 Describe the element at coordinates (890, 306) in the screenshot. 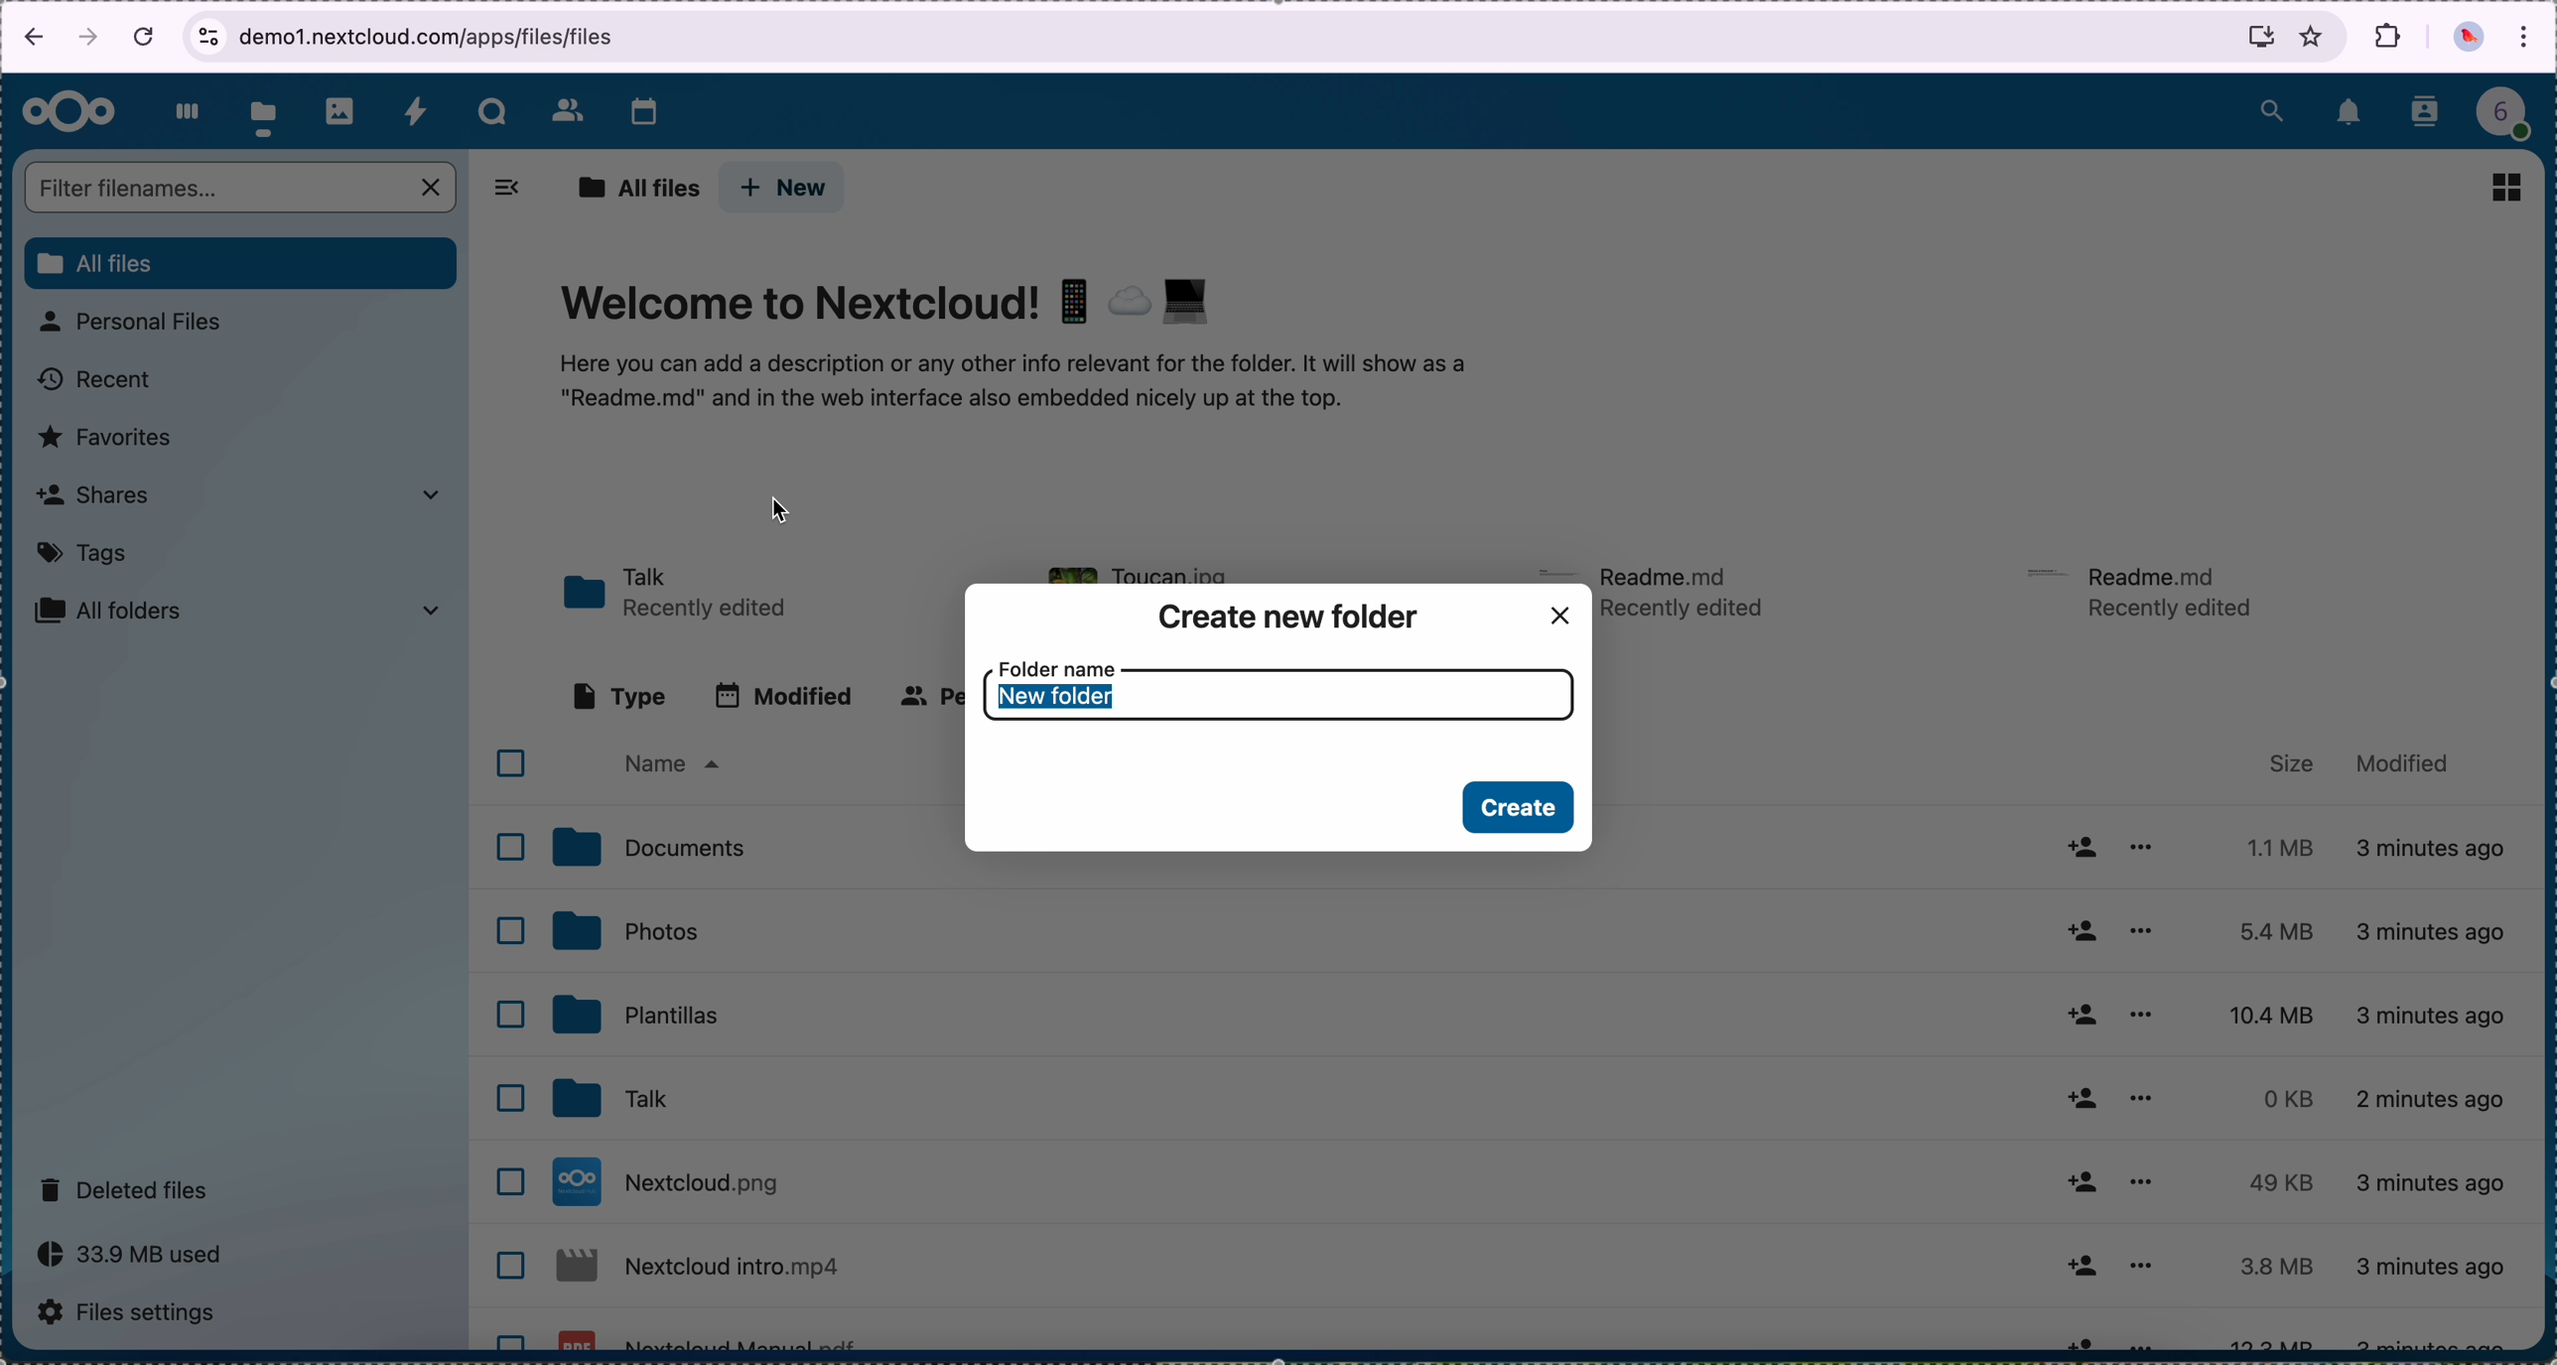

I see `Welcome to Nextcloud` at that location.